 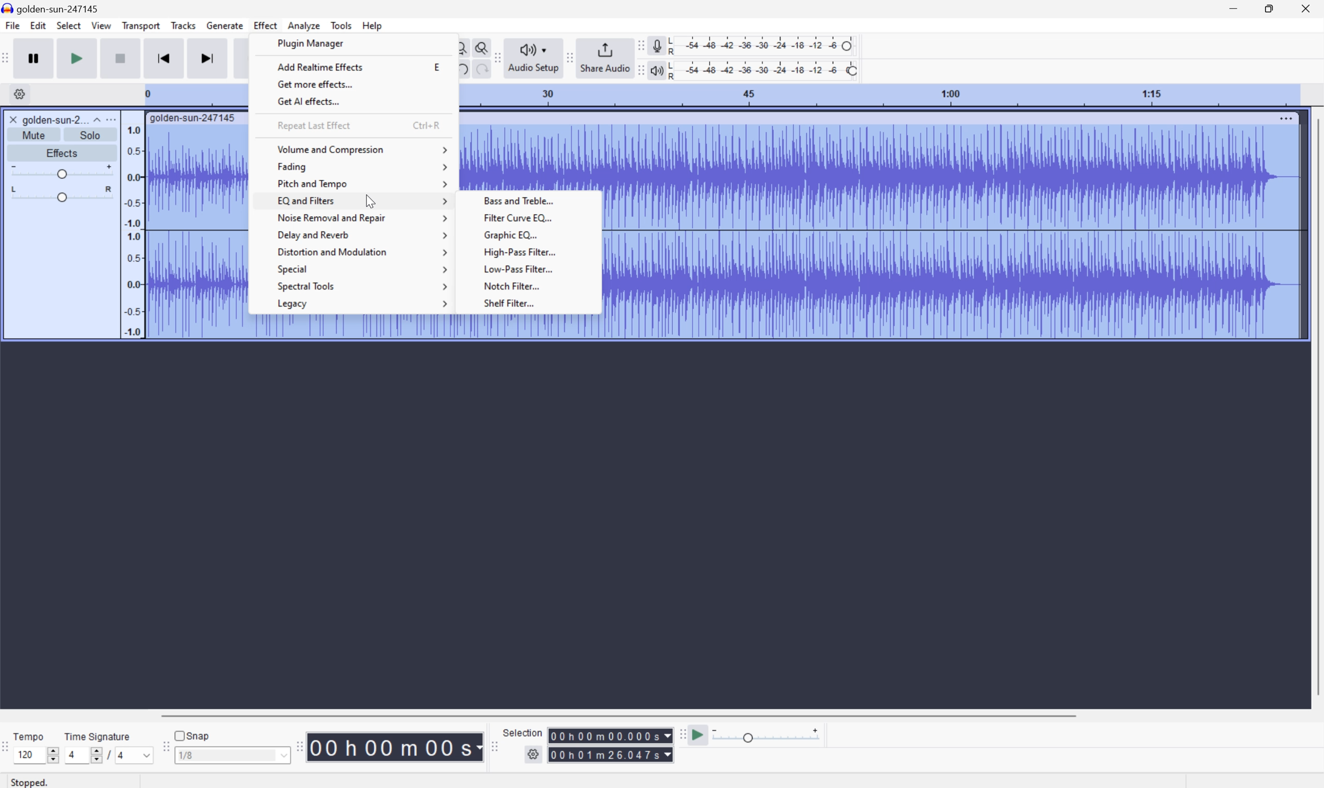 I want to click on Slider, so click(x=62, y=194).